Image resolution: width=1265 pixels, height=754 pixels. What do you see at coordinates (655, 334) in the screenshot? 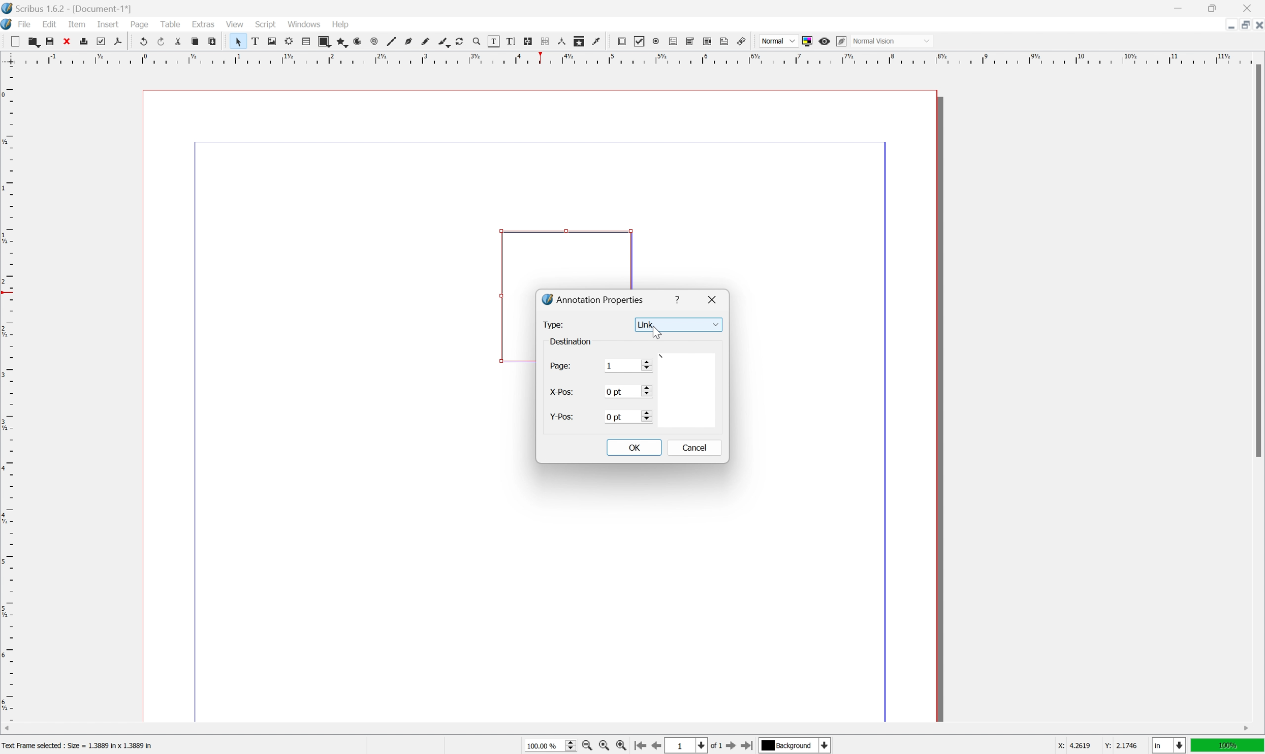
I see `Cursor` at bounding box center [655, 334].